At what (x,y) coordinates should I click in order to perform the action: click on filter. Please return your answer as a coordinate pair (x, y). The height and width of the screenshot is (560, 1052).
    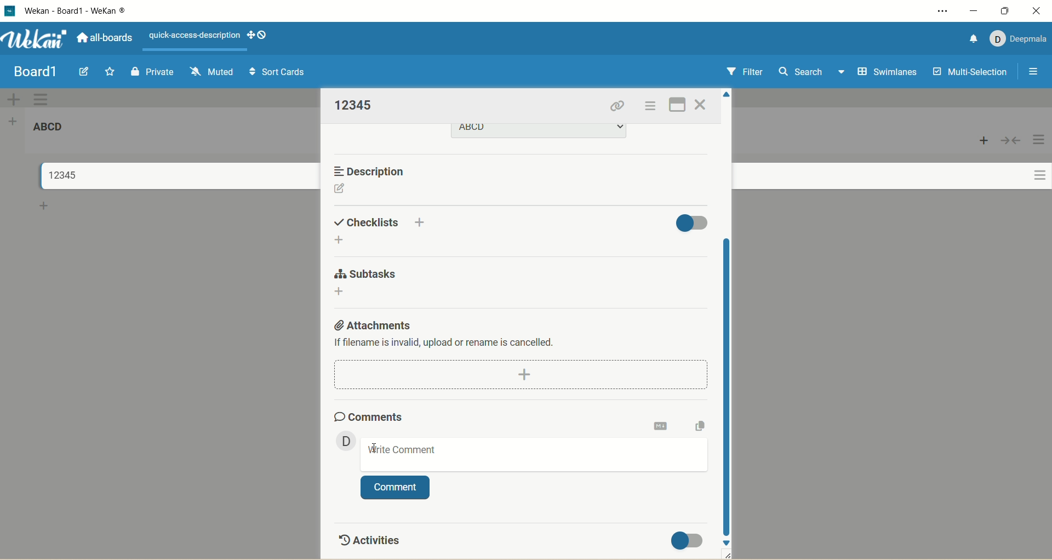
    Looking at the image, I should click on (742, 73).